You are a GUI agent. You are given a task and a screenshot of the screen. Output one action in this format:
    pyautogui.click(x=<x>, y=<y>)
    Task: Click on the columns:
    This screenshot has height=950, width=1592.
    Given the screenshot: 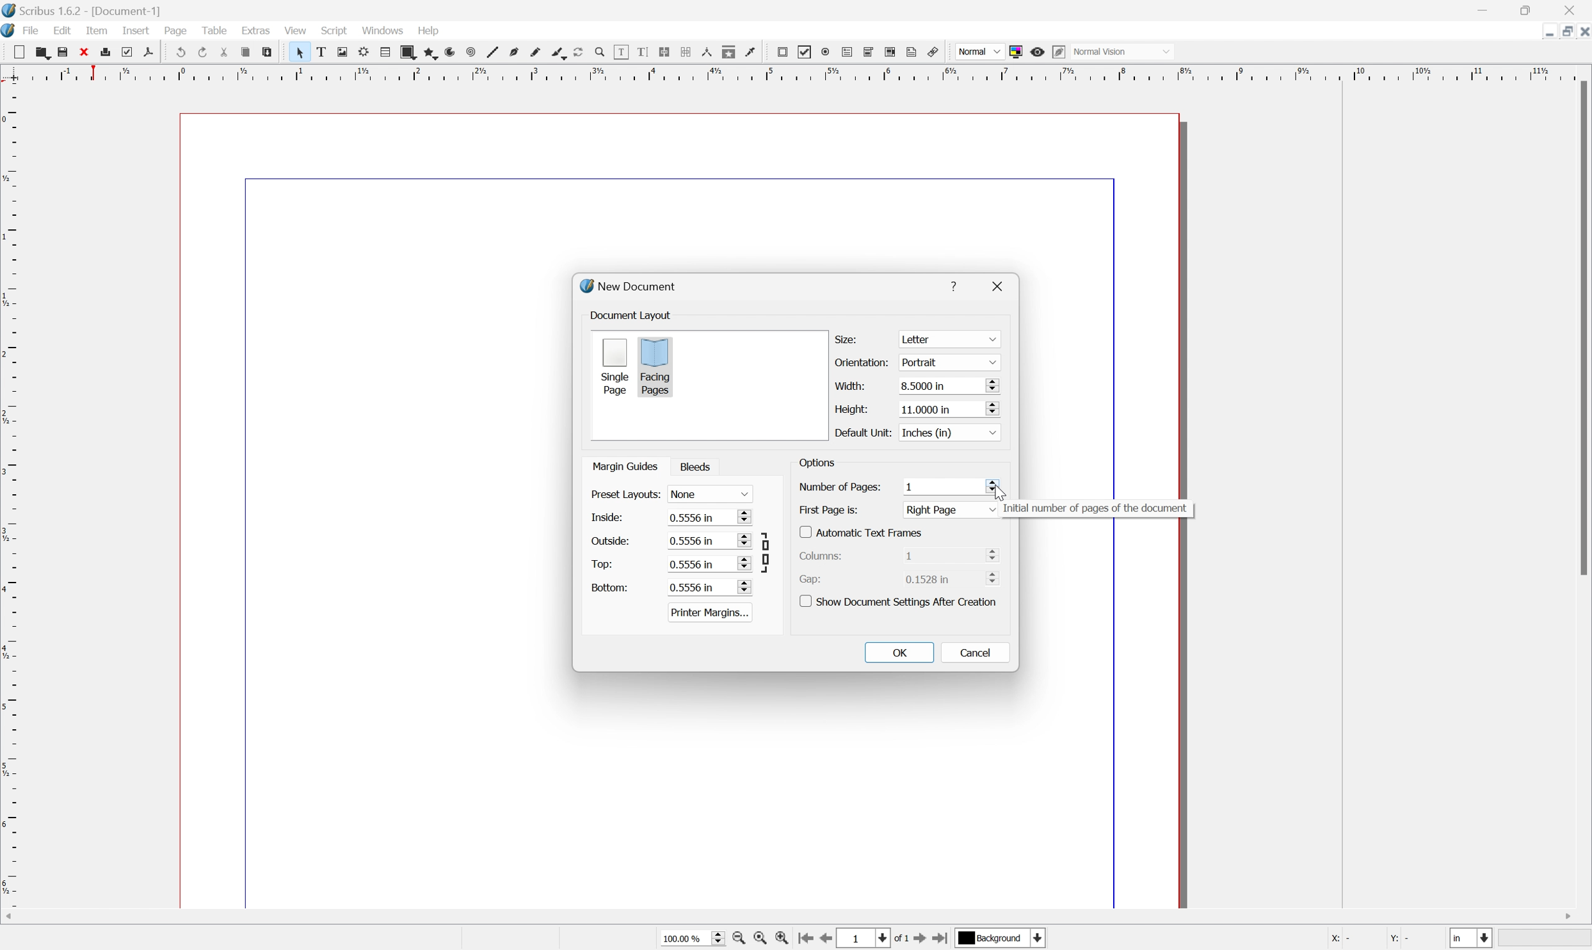 What is the action you would take?
    pyautogui.click(x=826, y=554)
    